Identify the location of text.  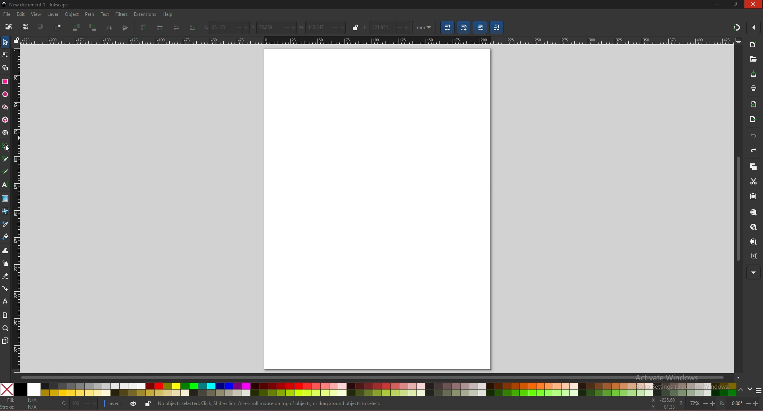
(105, 14).